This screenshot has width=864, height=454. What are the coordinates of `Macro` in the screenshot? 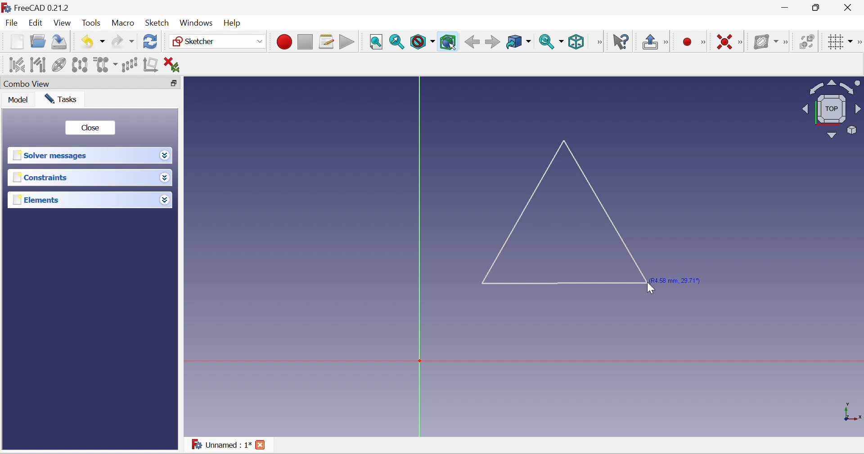 It's located at (122, 23).